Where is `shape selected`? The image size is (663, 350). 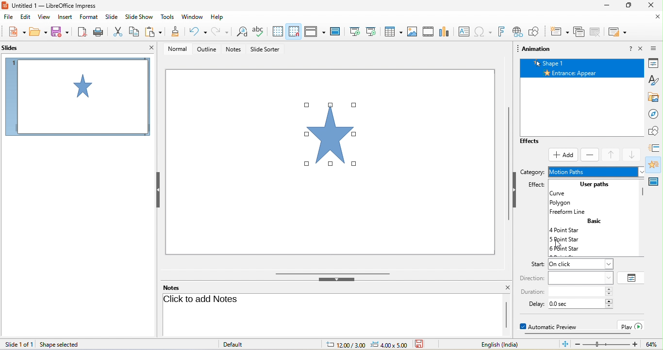 shape selected is located at coordinates (61, 345).